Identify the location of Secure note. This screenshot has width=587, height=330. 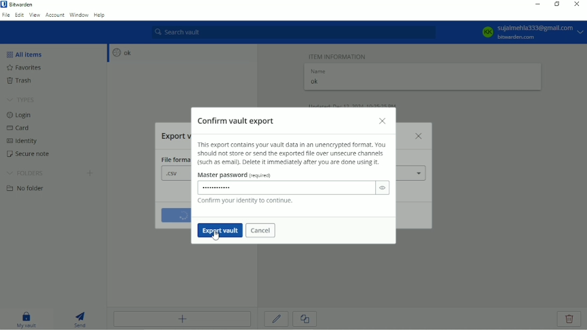
(33, 155).